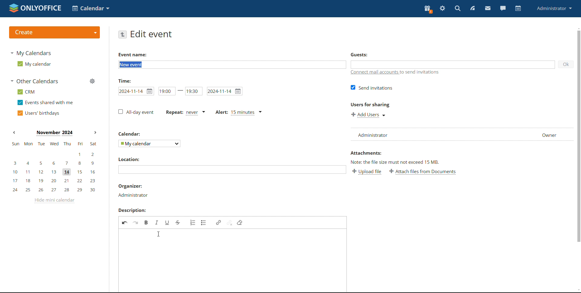 The width and height of the screenshot is (581, 293). I want to click on logo, so click(54, 32).